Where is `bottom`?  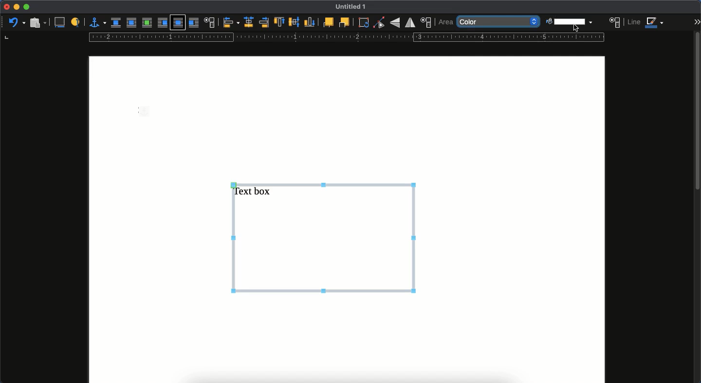
bottom is located at coordinates (310, 22).